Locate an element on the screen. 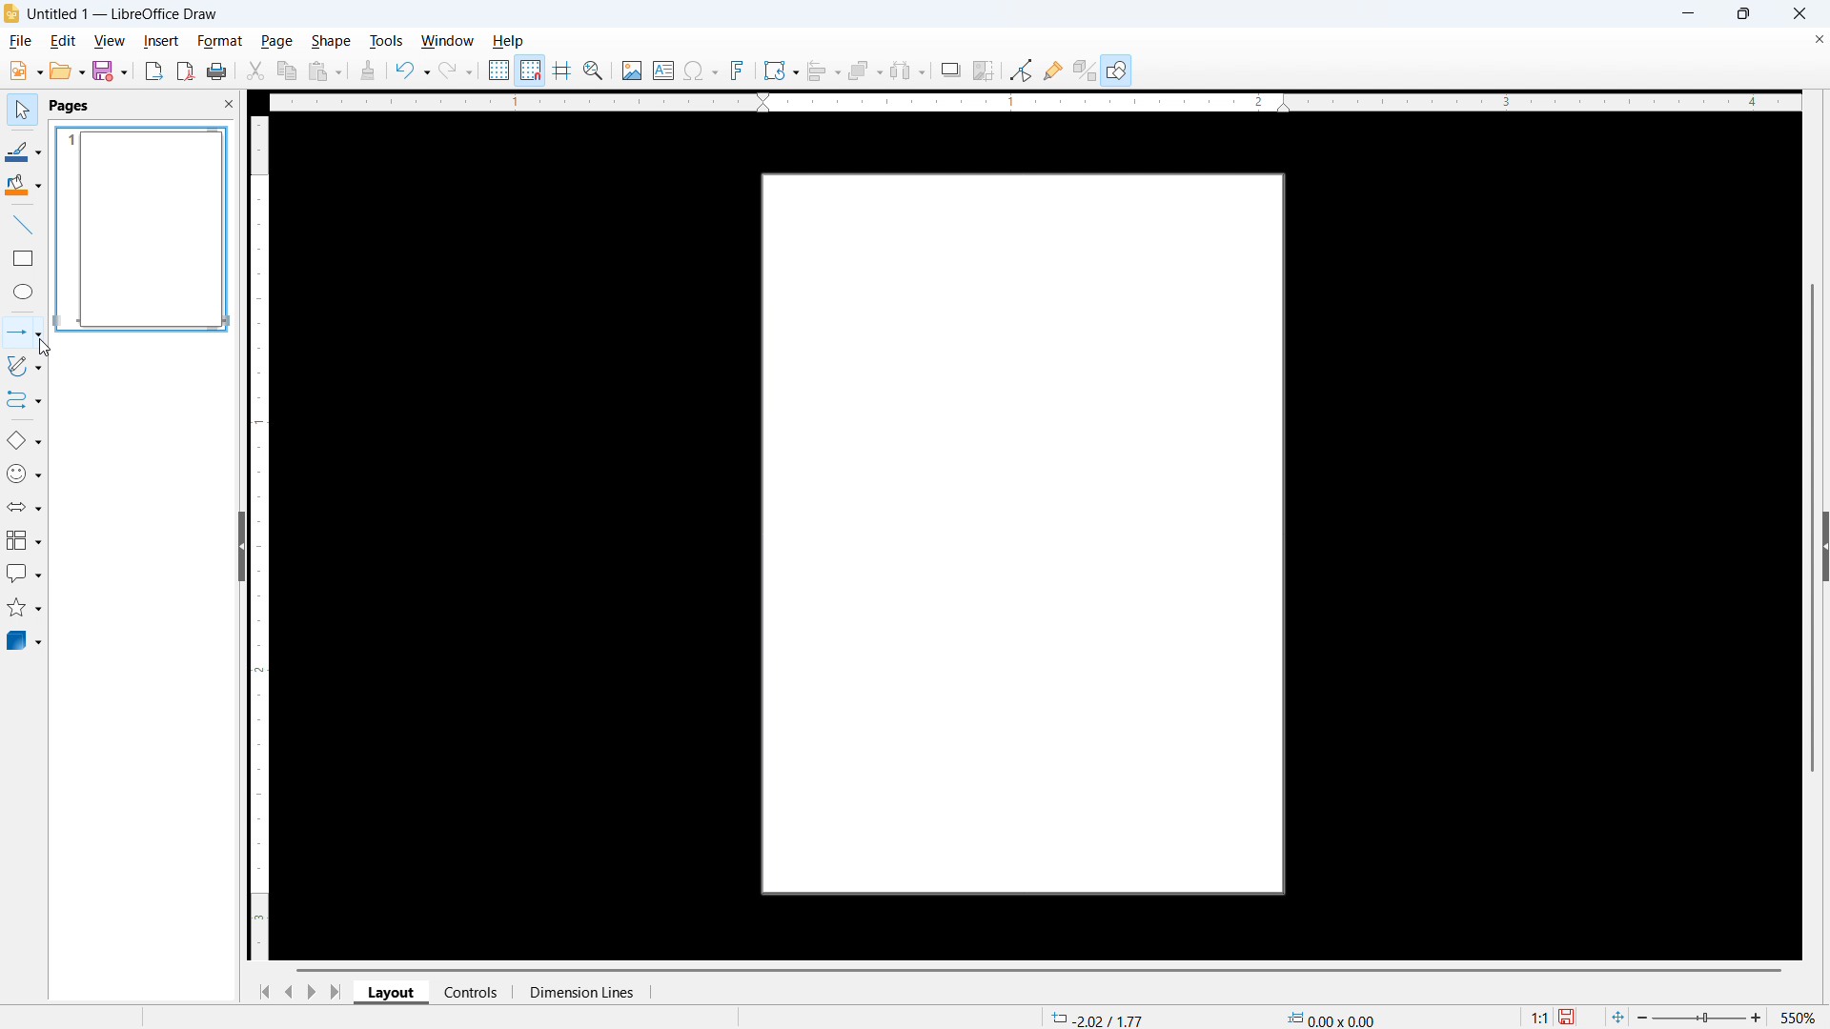  Layout  is located at coordinates (392, 991).